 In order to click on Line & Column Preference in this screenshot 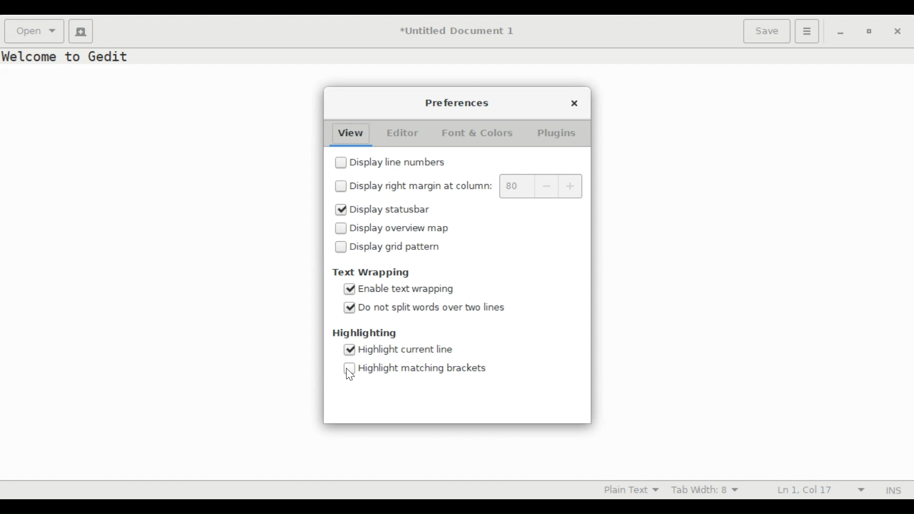, I will do `click(818, 489)`.